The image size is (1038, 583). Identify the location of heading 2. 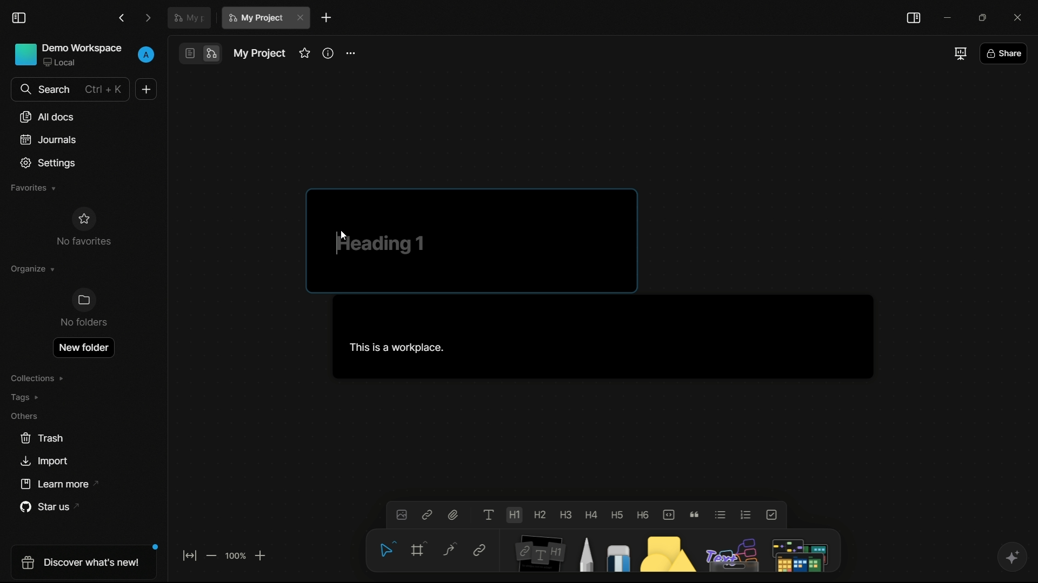
(540, 513).